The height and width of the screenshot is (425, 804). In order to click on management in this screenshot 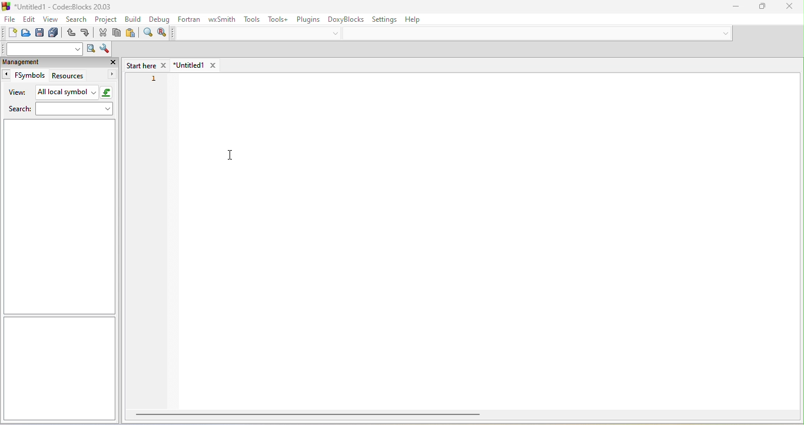, I will do `click(48, 62)`.